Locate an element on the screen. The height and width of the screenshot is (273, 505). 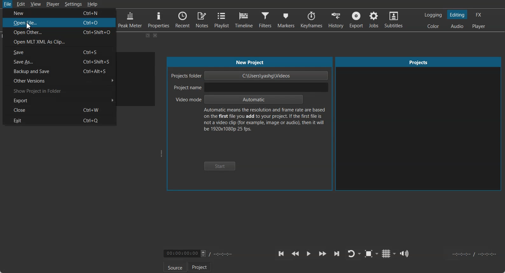
Exit is located at coordinates (34, 120).